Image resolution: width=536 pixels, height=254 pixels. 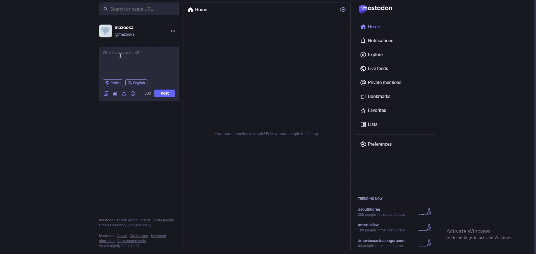 What do you see at coordinates (107, 241) in the screenshot?
I see `shortcuts` at bounding box center [107, 241].